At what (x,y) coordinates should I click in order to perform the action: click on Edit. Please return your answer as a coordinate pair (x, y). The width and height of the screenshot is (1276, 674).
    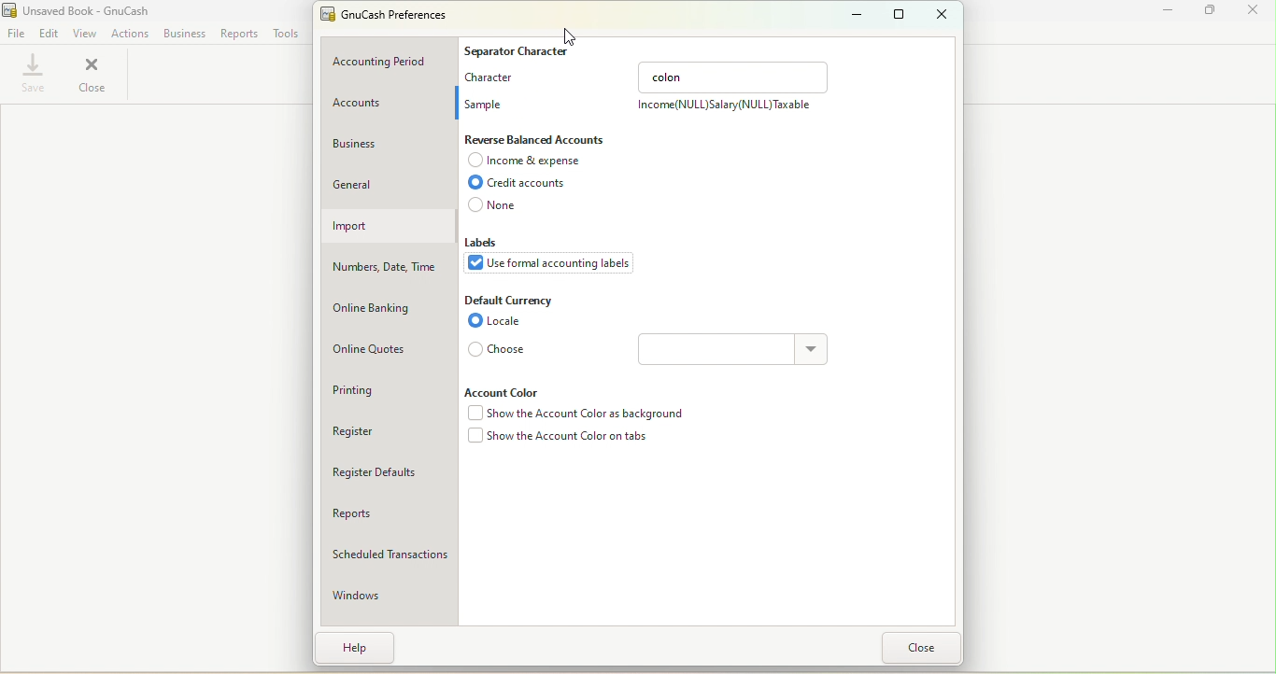
    Looking at the image, I should click on (49, 32).